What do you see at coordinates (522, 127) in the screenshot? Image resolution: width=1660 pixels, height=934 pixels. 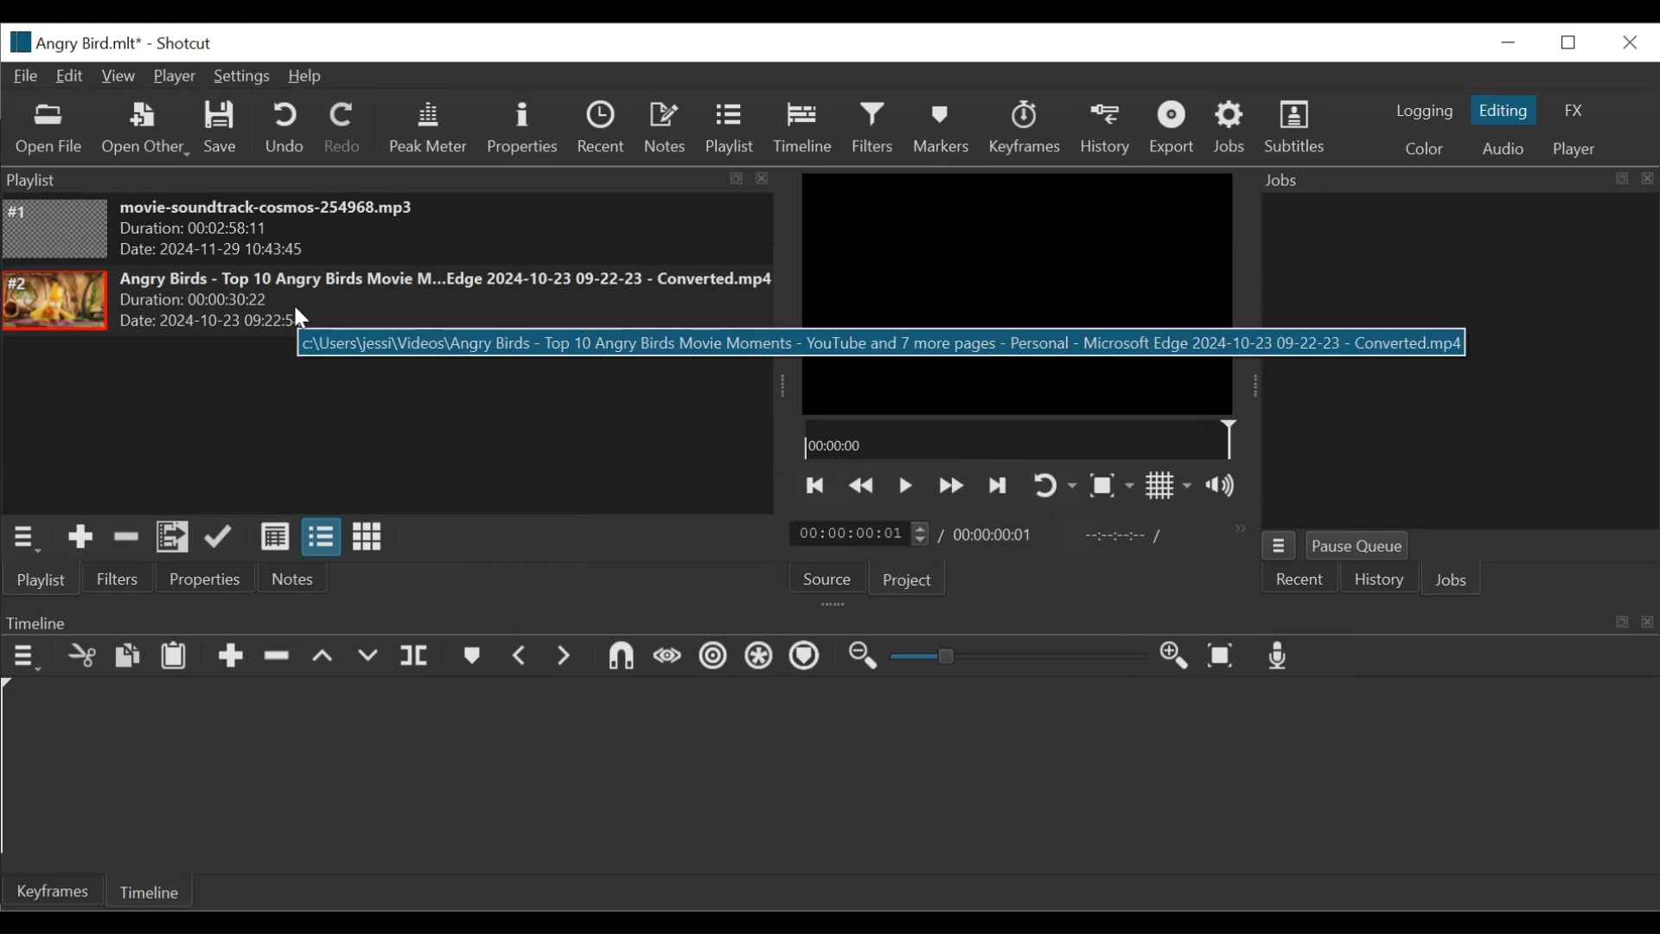 I see `Properties` at bounding box center [522, 127].